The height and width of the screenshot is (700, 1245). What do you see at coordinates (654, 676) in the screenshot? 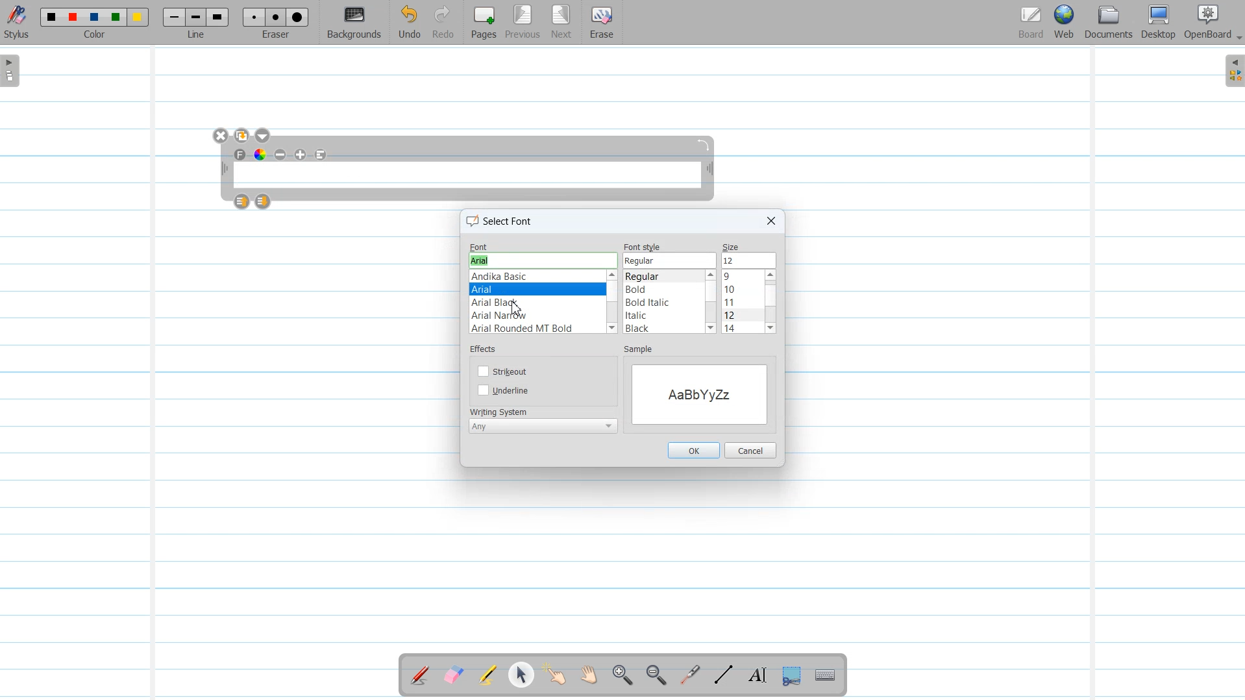
I see `Zoom Out` at bounding box center [654, 676].